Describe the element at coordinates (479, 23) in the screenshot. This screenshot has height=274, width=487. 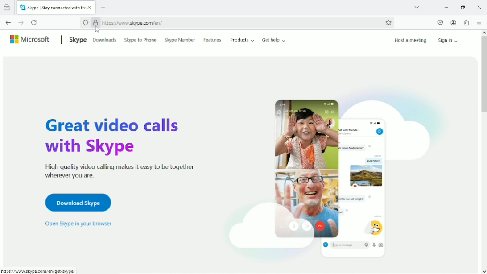
I see `open application menu` at that location.